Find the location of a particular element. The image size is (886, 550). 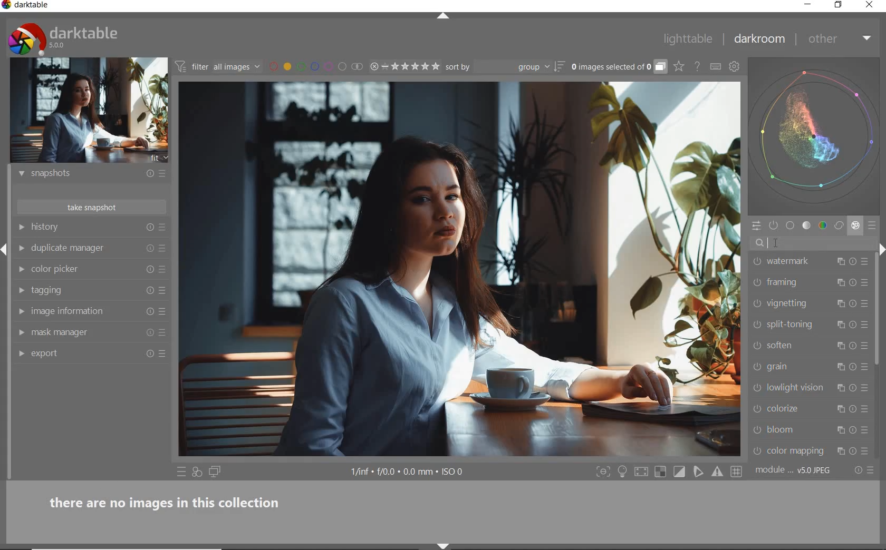

color mapping is located at coordinates (798, 450).